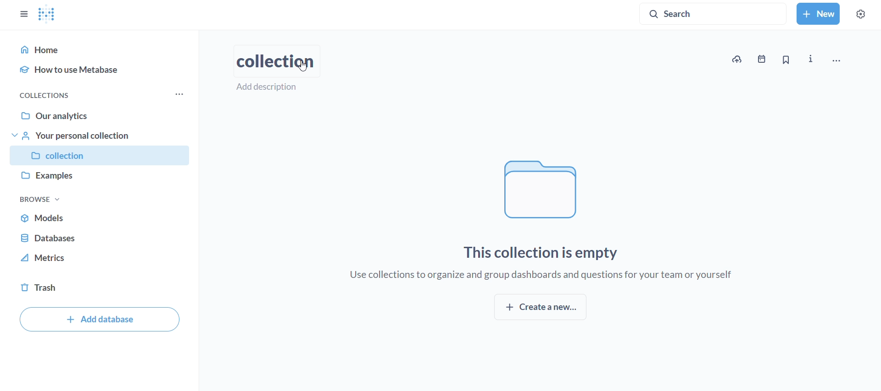 The image size is (881, 391). I want to click on models, so click(100, 218).